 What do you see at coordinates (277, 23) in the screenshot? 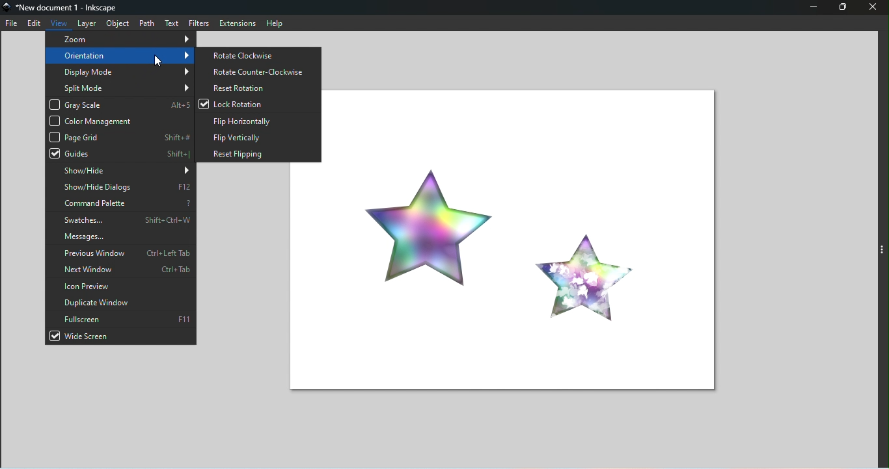
I see `Help` at bounding box center [277, 23].